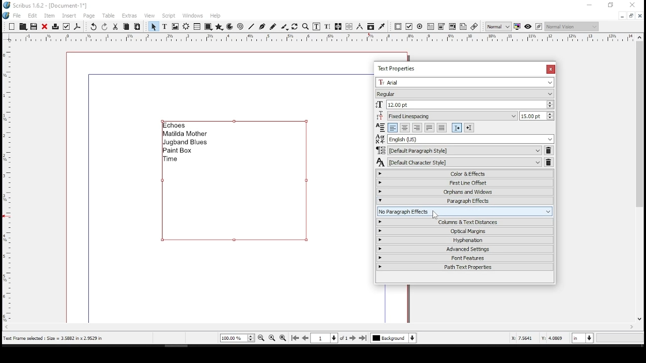 The width and height of the screenshot is (646, 363). I want to click on copy, so click(127, 26).